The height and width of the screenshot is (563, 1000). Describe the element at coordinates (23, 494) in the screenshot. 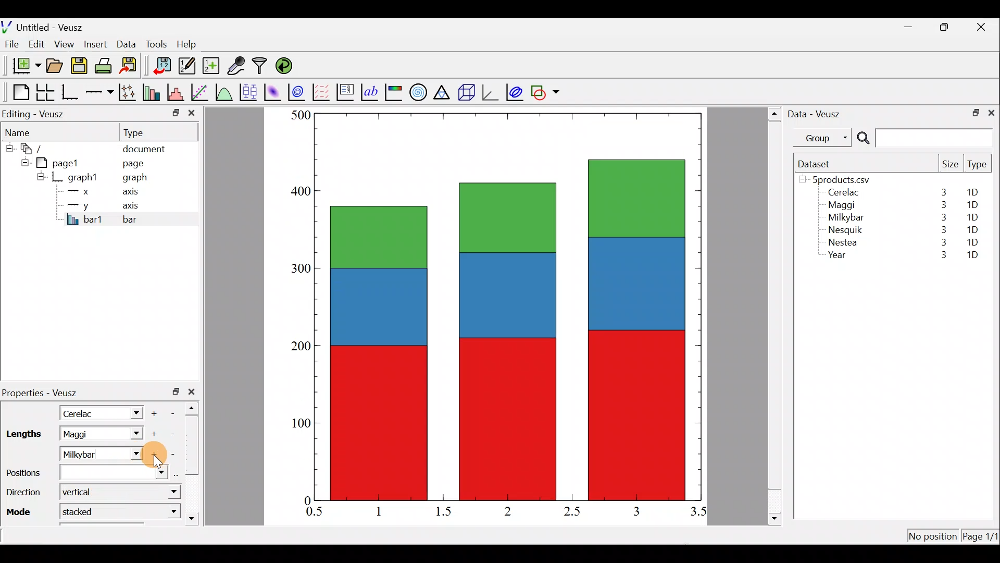

I see `Direction` at that location.